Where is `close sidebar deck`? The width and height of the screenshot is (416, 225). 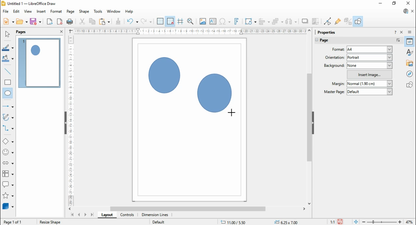 close sidebar deck is located at coordinates (402, 32).